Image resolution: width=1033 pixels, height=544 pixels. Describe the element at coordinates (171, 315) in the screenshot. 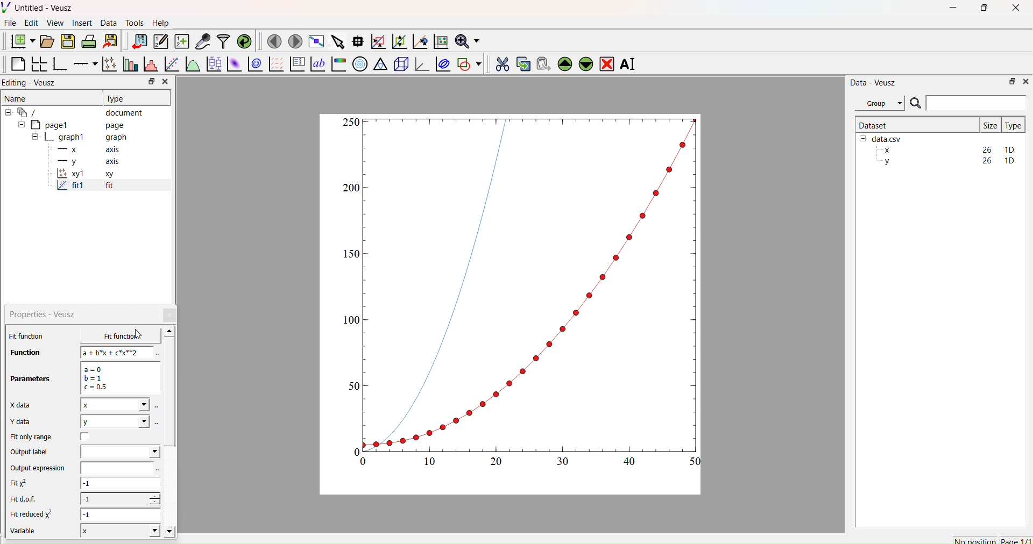

I see `Close` at that location.